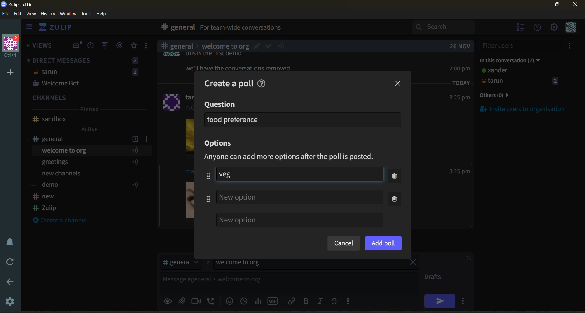 The image size is (585, 313). I want to click on options, so click(221, 144).